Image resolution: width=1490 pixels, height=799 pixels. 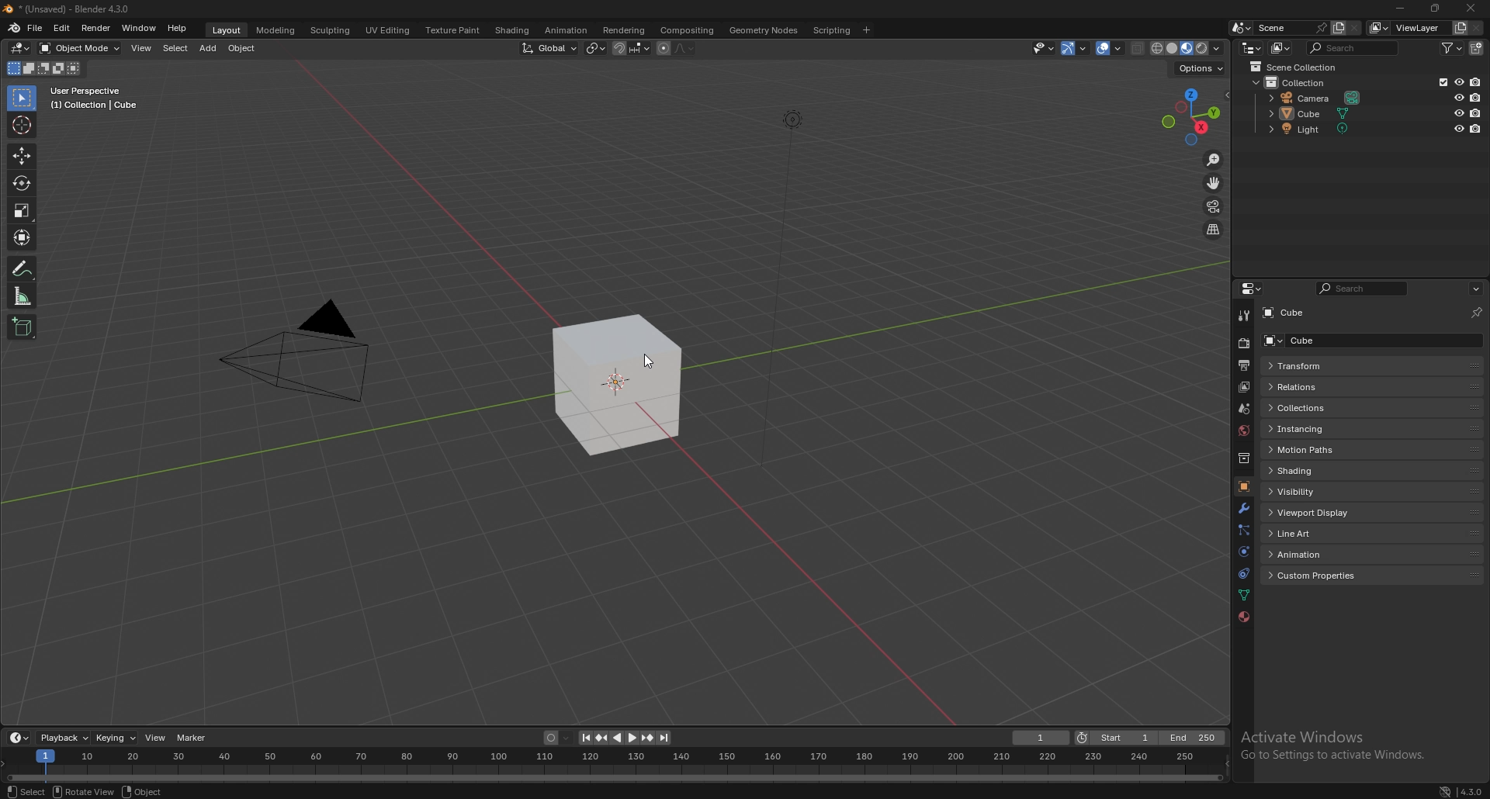 What do you see at coordinates (1319, 386) in the screenshot?
I see `relations` at bounding box center [1319, 386].